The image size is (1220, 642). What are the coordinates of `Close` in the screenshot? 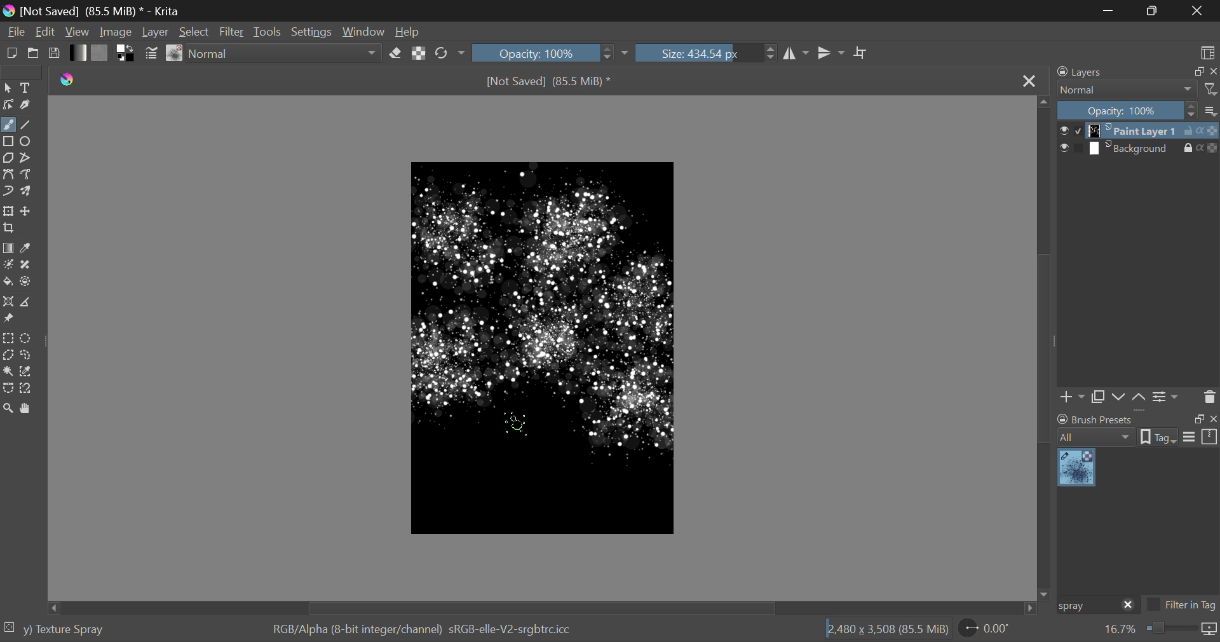 It's located at (1197, 11).